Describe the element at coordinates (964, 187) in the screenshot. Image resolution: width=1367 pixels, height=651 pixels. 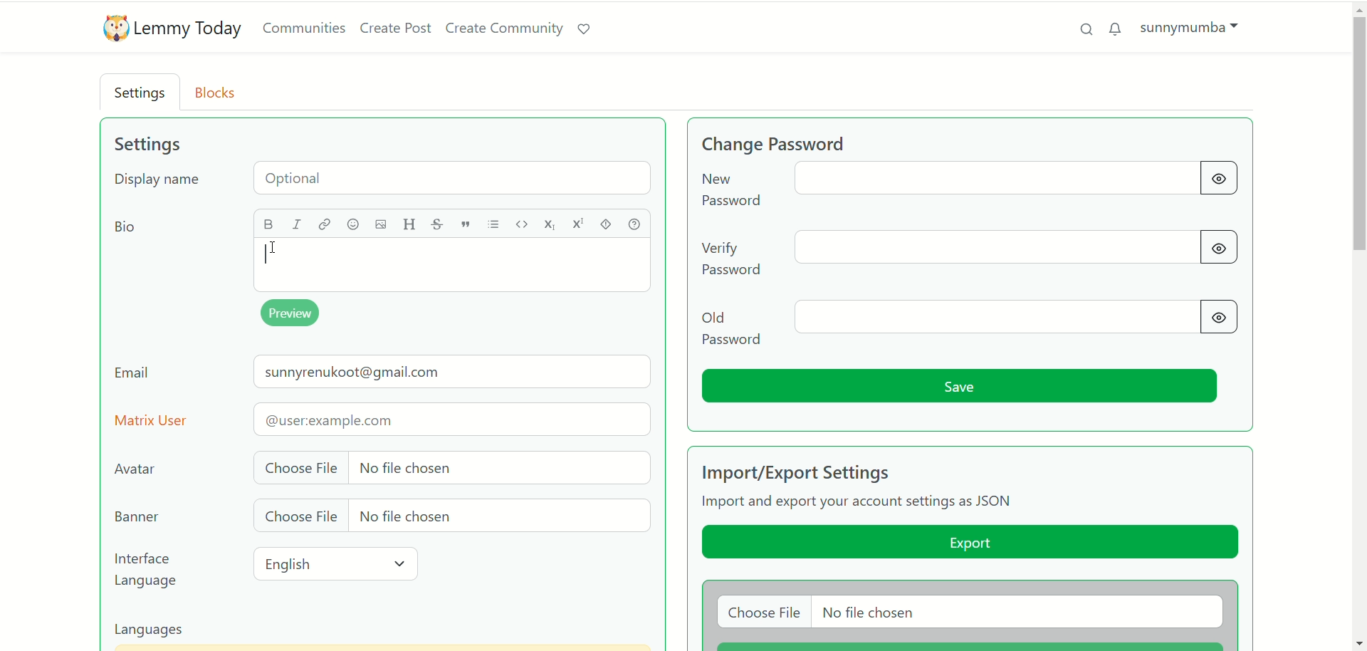
I see `change password` at that location.